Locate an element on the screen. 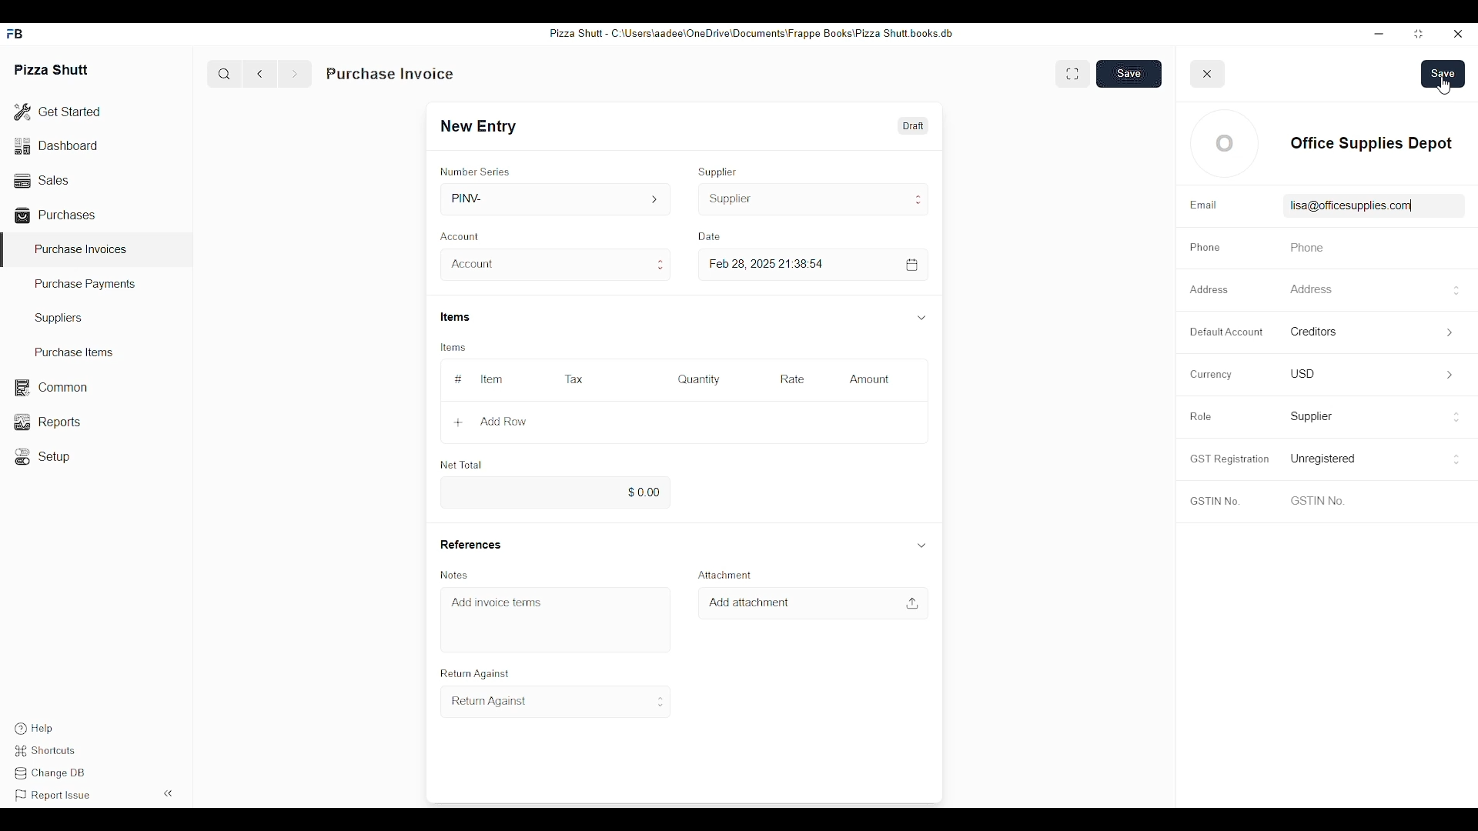 The image size is (1478, 831). down is located at coordinates (921, 544).